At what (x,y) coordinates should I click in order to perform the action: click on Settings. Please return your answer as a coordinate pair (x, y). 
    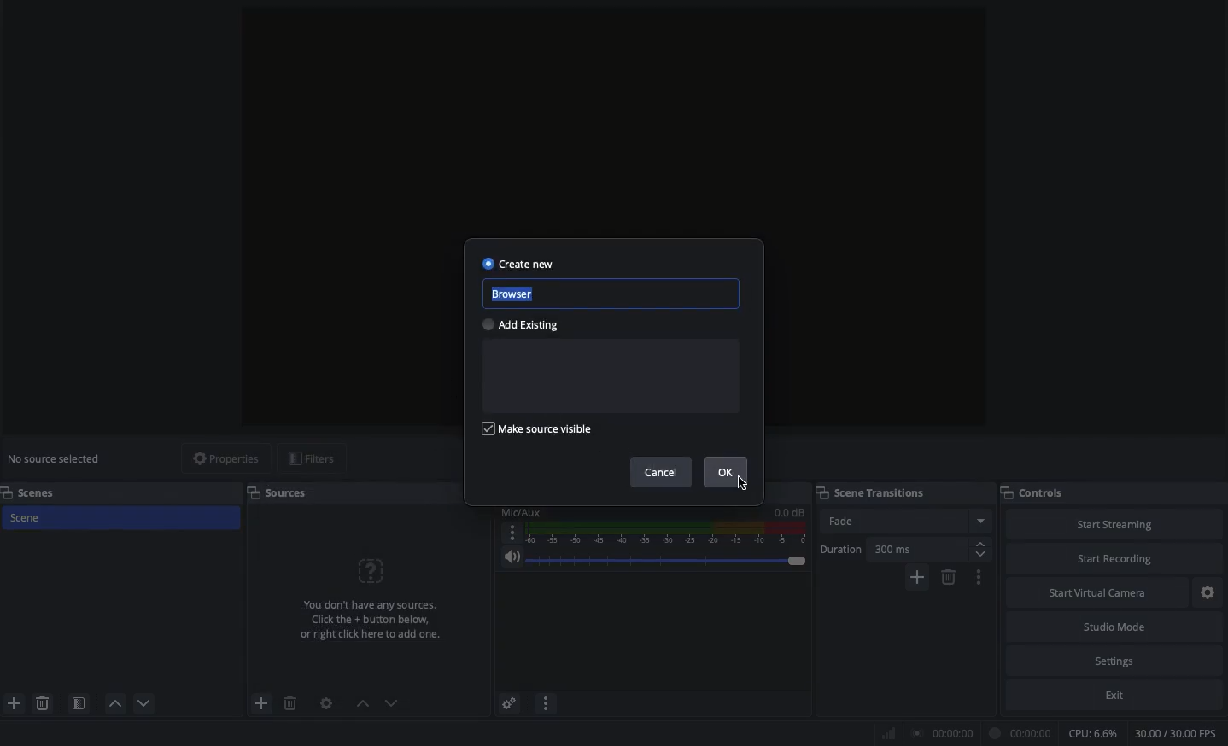
    Looking at the image, I should click on (511, 703).